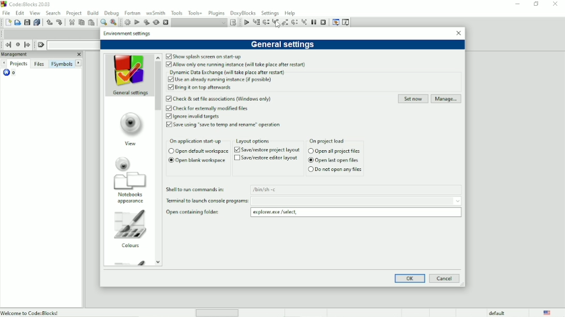  I want to click on Clear, so click(41, 45).